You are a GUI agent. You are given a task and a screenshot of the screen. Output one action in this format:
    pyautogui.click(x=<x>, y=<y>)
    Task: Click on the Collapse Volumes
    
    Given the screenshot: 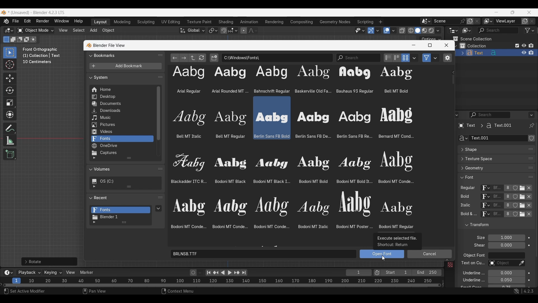 What is the action you would take?
    pyautogui.click(x=120, y=169)
    